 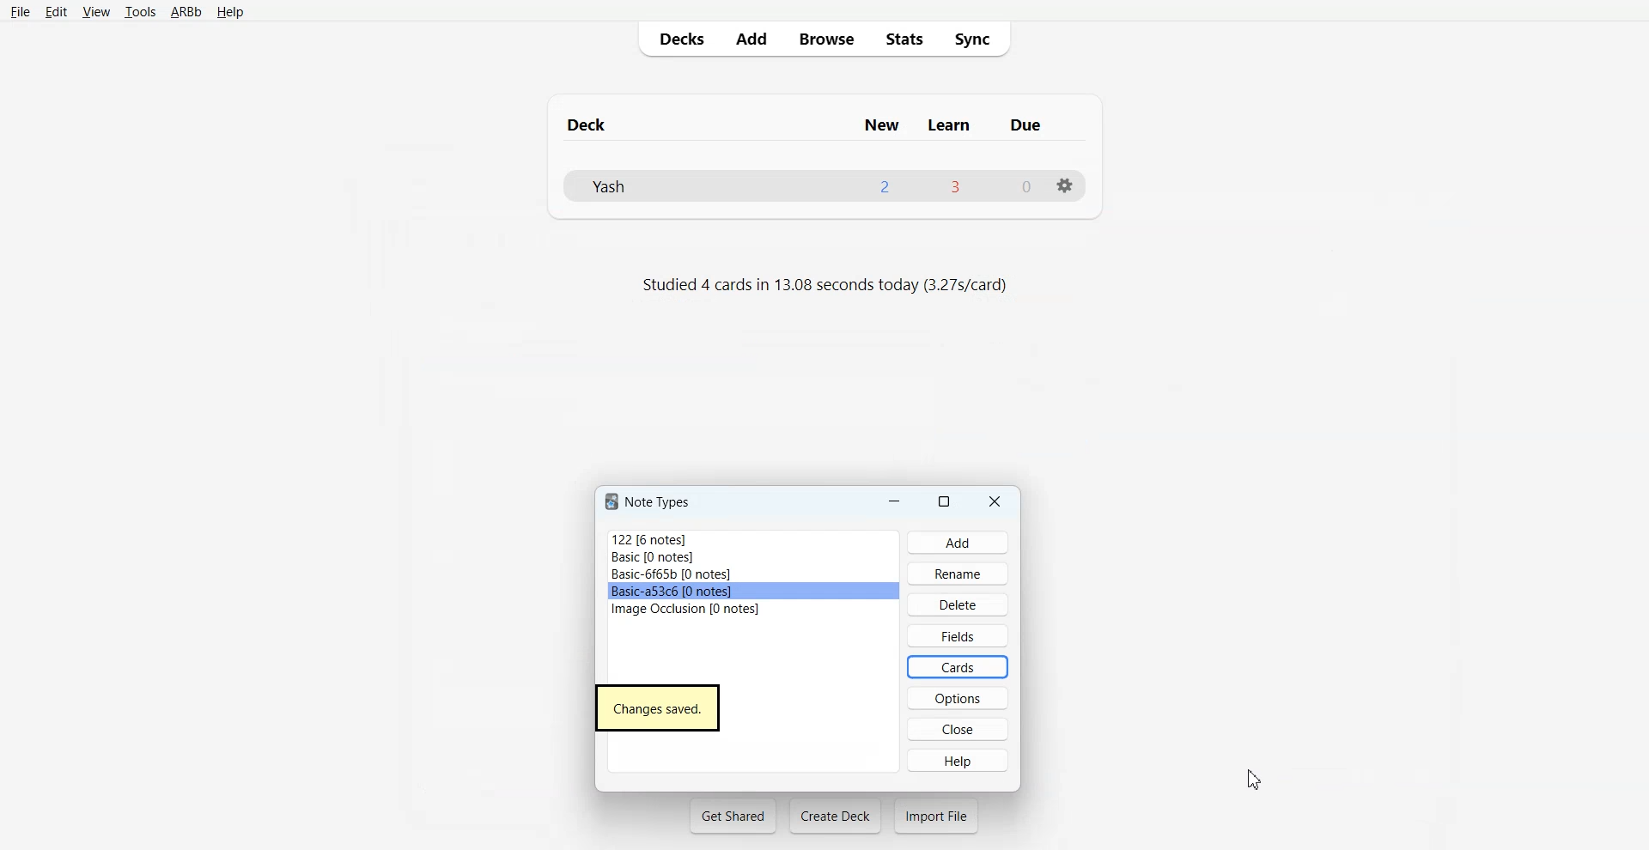 I want to click on Get Shared, so click(x=733, y=816).